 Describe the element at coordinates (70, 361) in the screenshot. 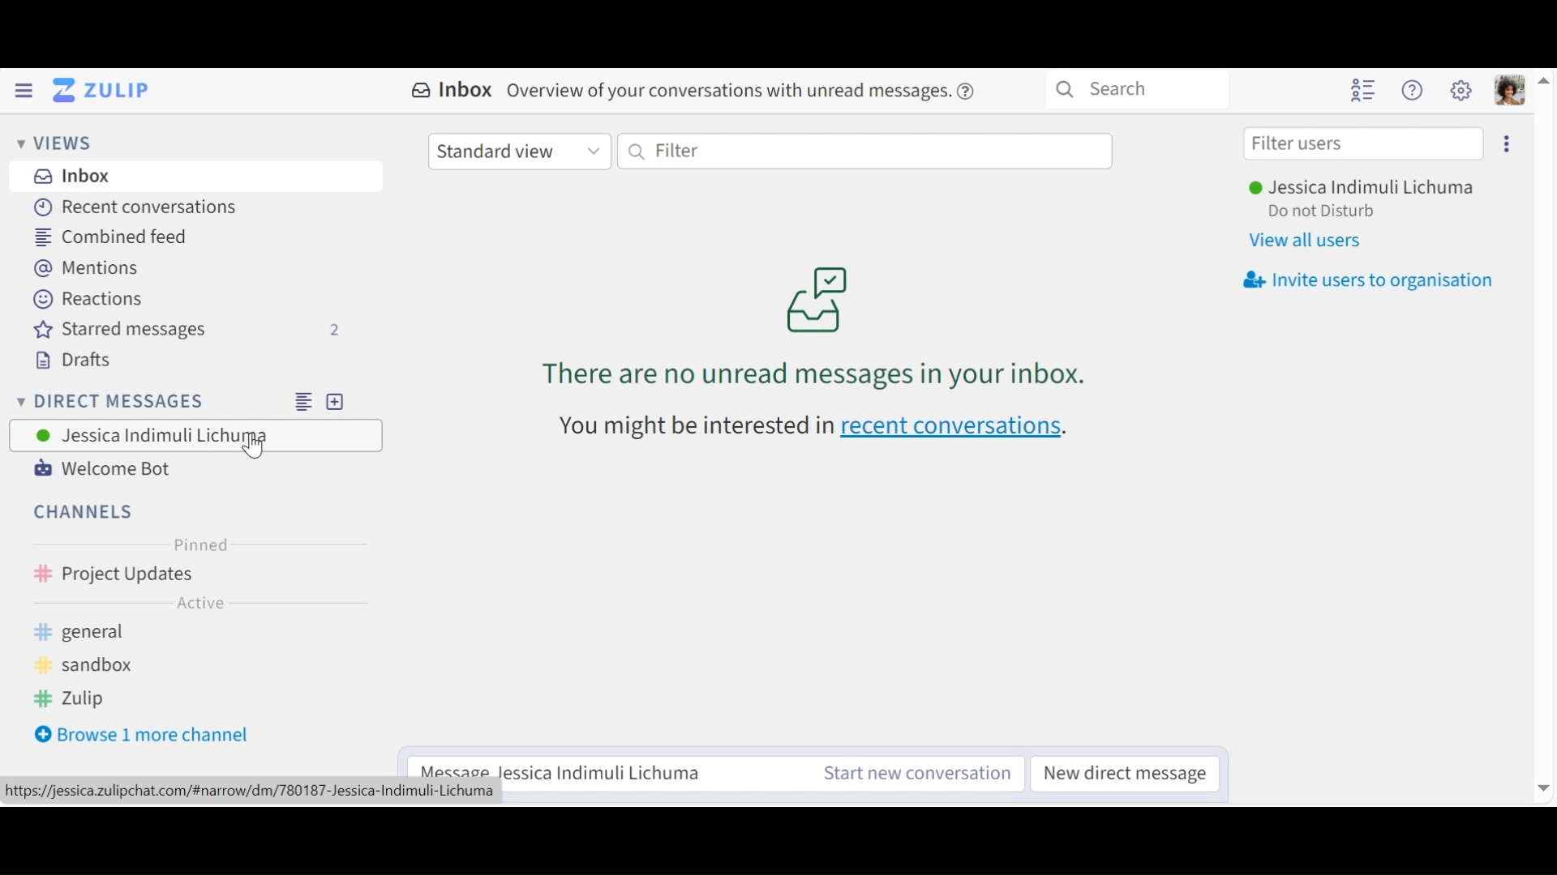

I see `Drafts` at that location.